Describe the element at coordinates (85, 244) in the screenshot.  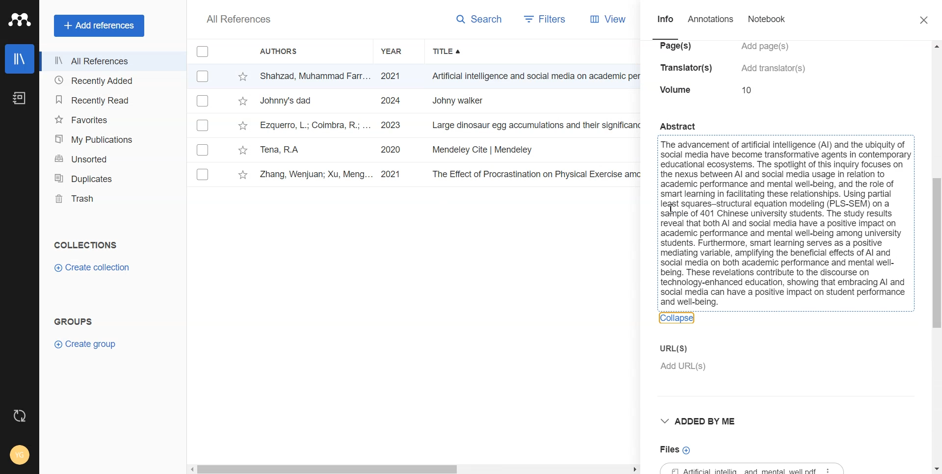
I see `Text ` at that location.